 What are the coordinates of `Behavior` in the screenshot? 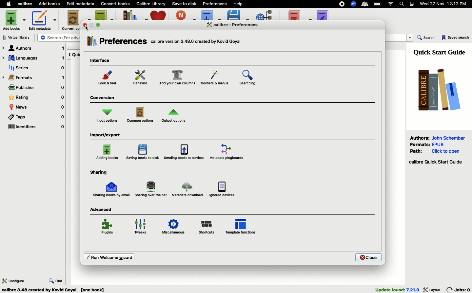 It's located at (141, 78).